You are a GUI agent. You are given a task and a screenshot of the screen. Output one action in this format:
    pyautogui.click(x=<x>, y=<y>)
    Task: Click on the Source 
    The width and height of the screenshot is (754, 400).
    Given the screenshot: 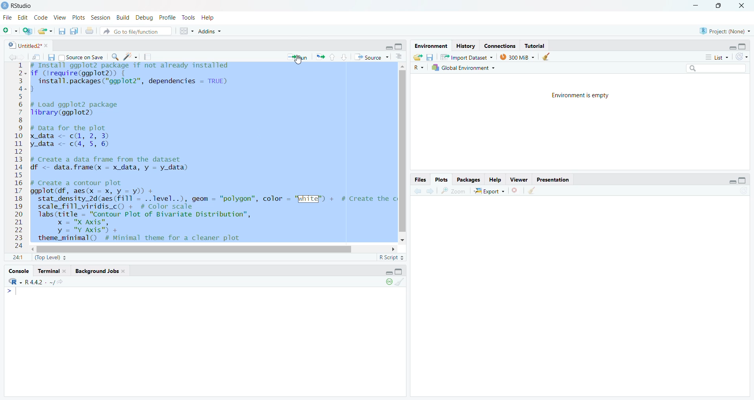 What is the action you would take?
    pyautogui.click(x=372, y=58)
    